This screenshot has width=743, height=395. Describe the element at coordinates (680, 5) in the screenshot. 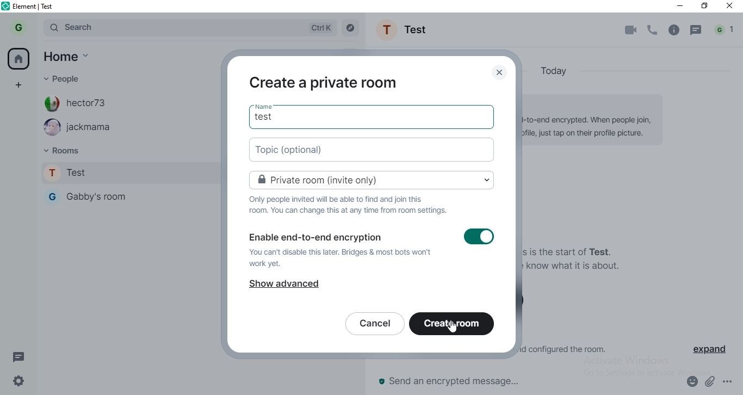

I see `minimise` at that location.